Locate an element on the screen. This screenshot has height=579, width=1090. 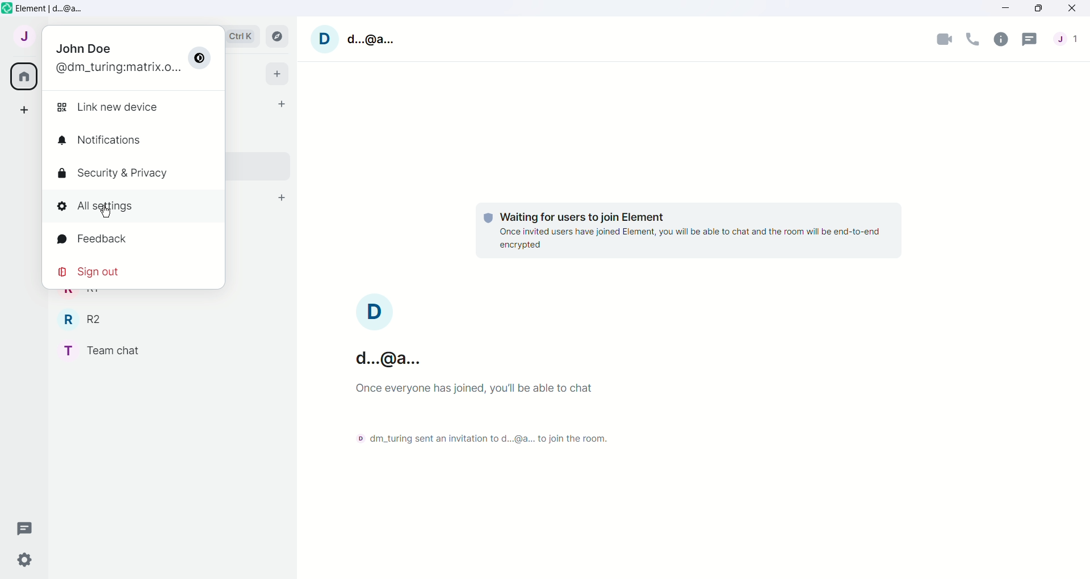
Quick Settings is located at coordinates (24, 560).